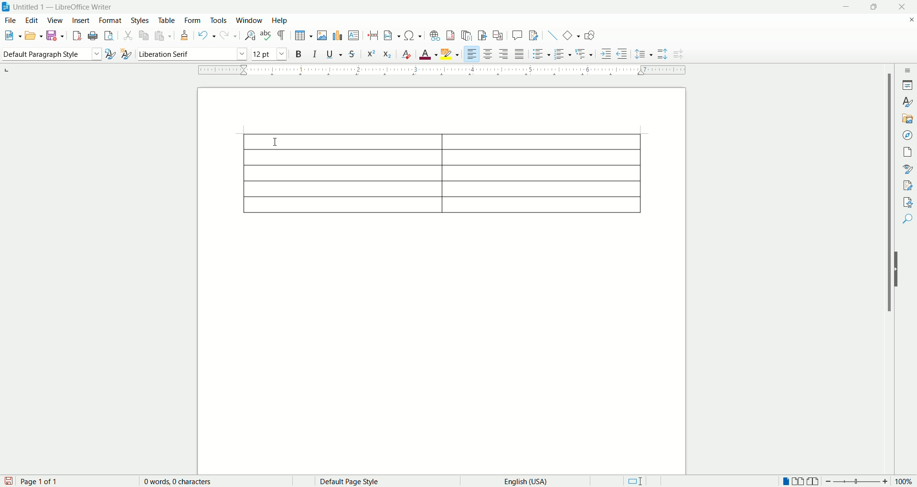 This screenshot has width=917, height=487. What do you see at coordinates (177, 481) in the screenshot?
I see `word count` at bounding box center [177, 481].